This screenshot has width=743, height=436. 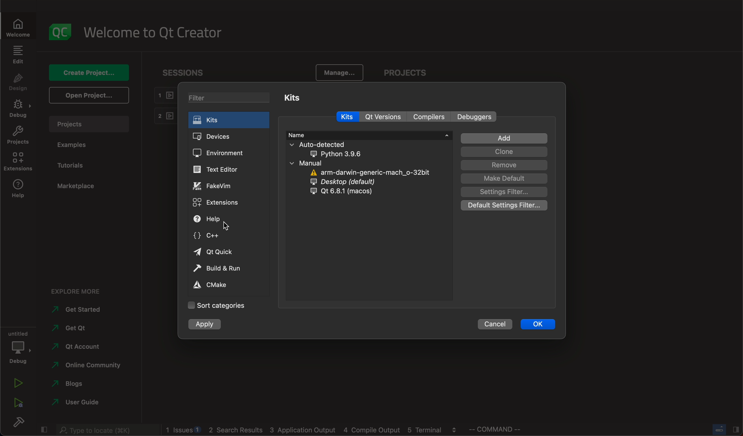 What do you see at coordinates (227, 227) in the screenshot?
I see `cursor` at bounding box center [227, 227].